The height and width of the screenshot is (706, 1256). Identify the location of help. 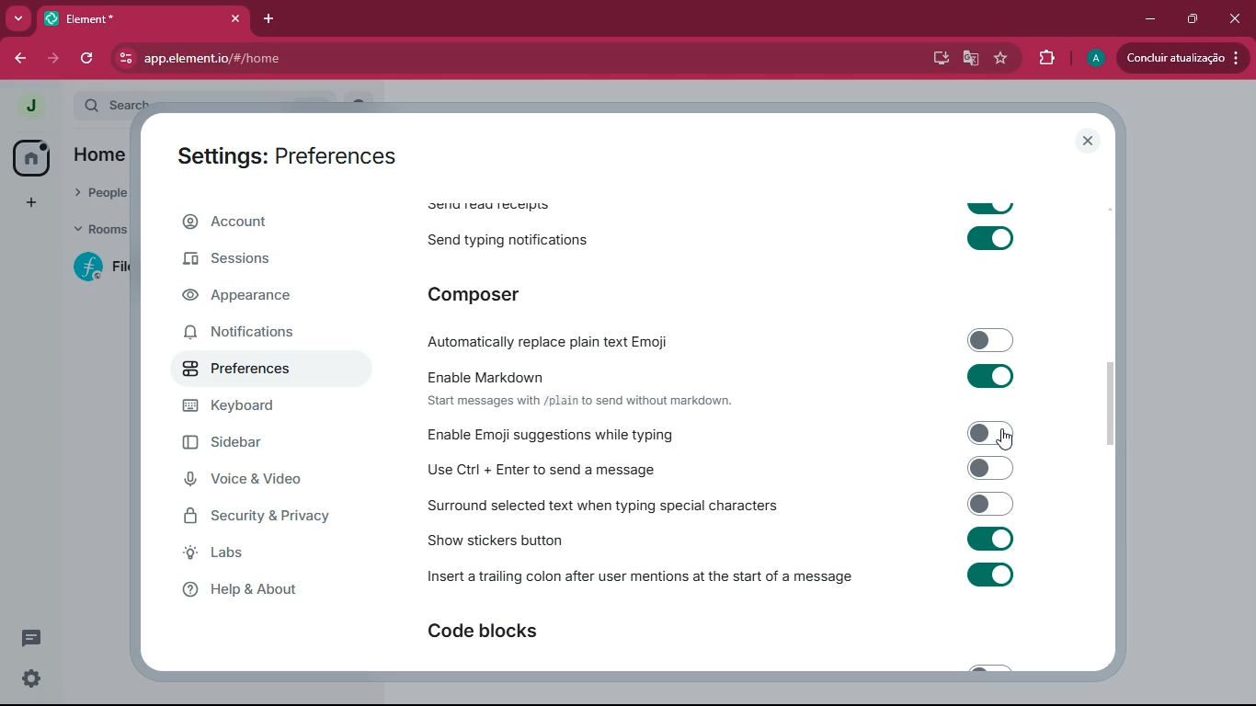
(255, 589).